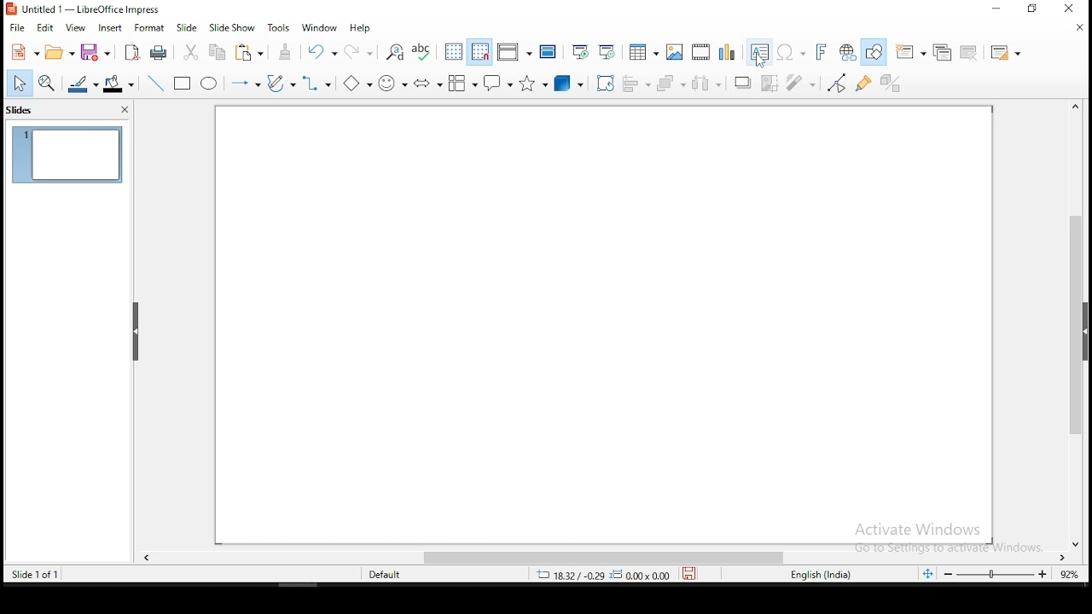  I want to click on close window, so click(1066, 8).